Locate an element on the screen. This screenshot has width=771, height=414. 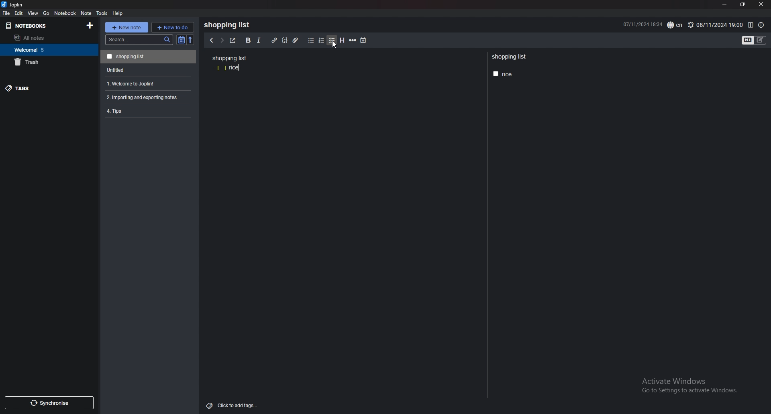
italic is located at coordinates (259, 41).